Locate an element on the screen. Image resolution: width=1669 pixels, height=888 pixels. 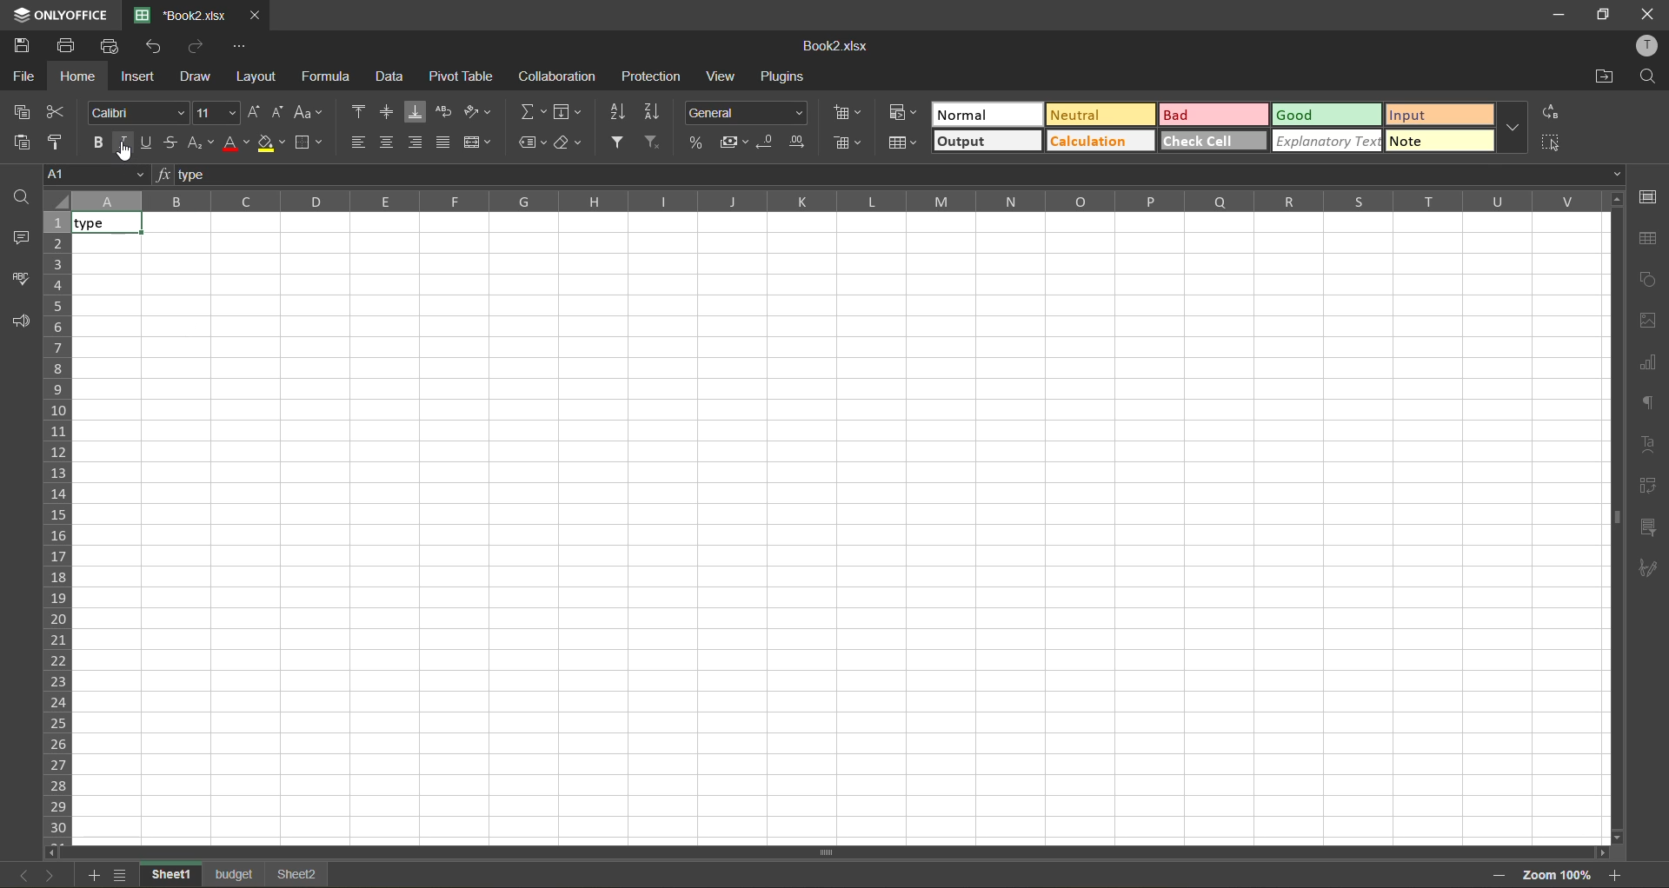
zoom in is located at coordinates (1494, 876).